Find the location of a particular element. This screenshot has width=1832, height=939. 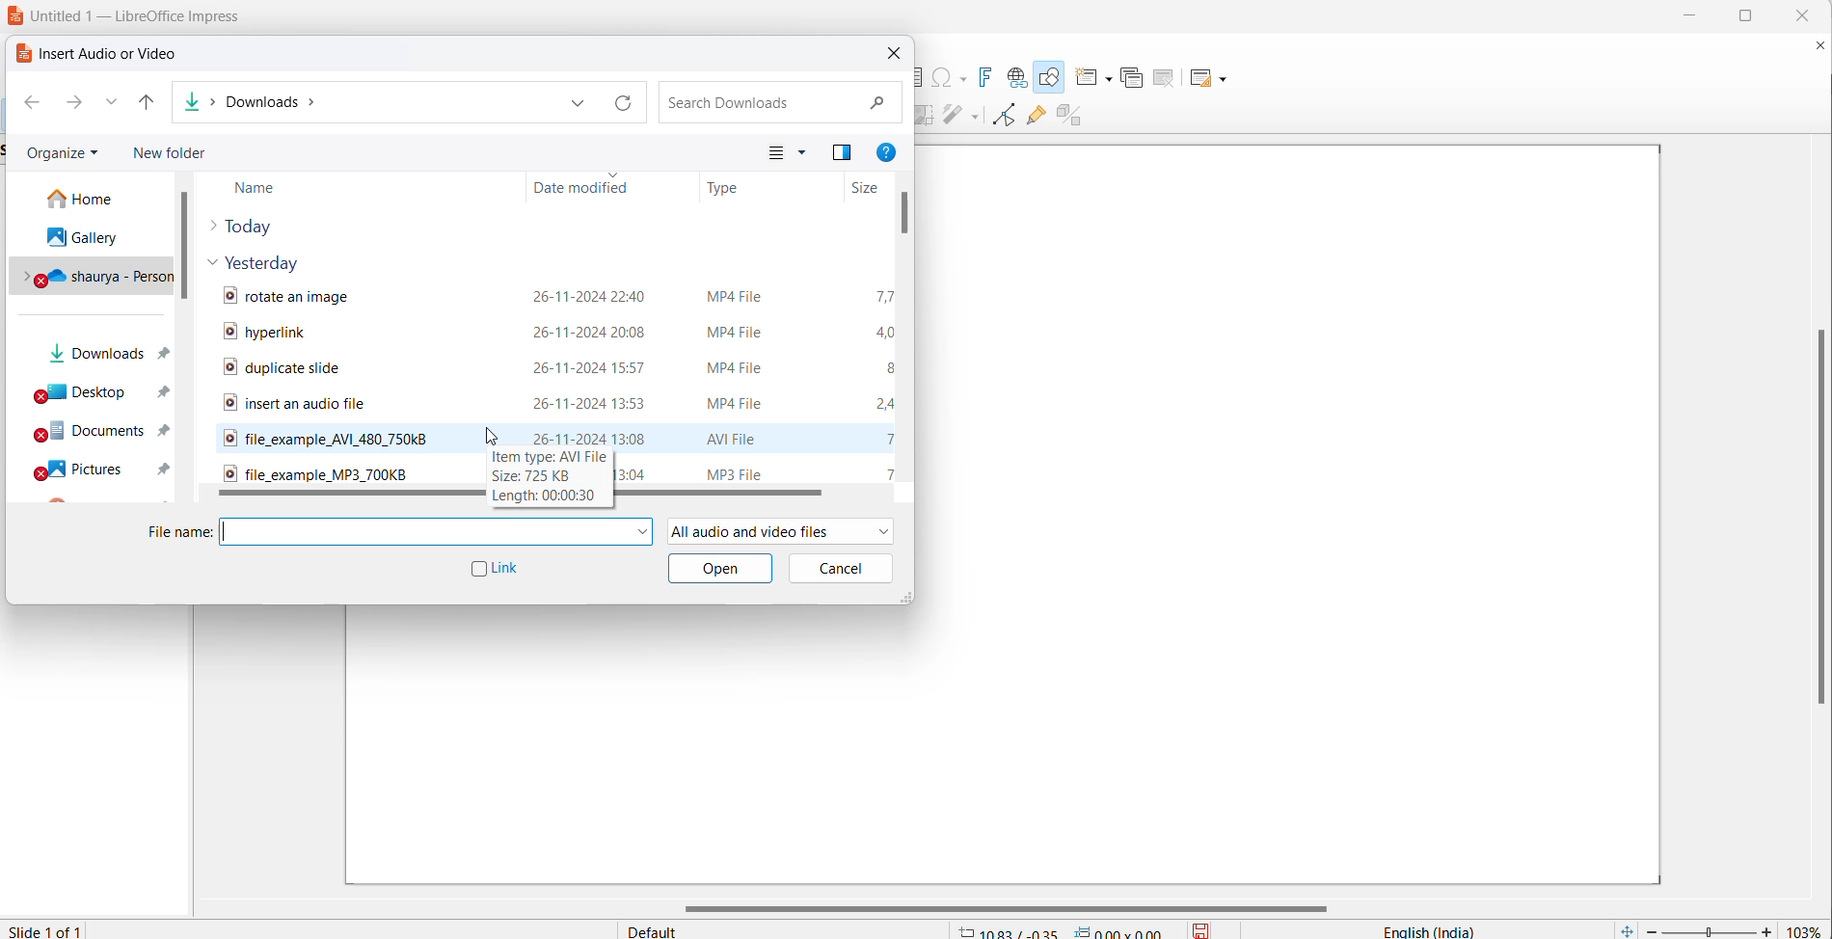

back is located at coordinates (34, 105).